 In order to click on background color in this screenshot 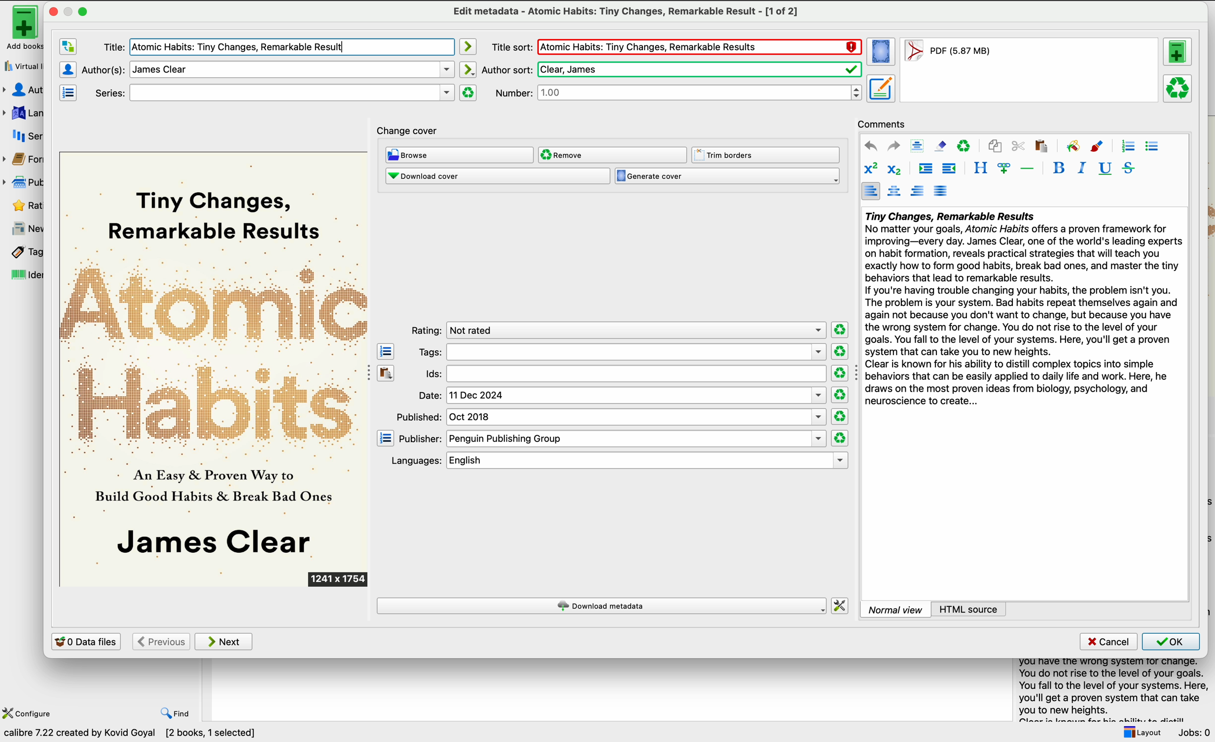, I will do `click(1072, 145)`.